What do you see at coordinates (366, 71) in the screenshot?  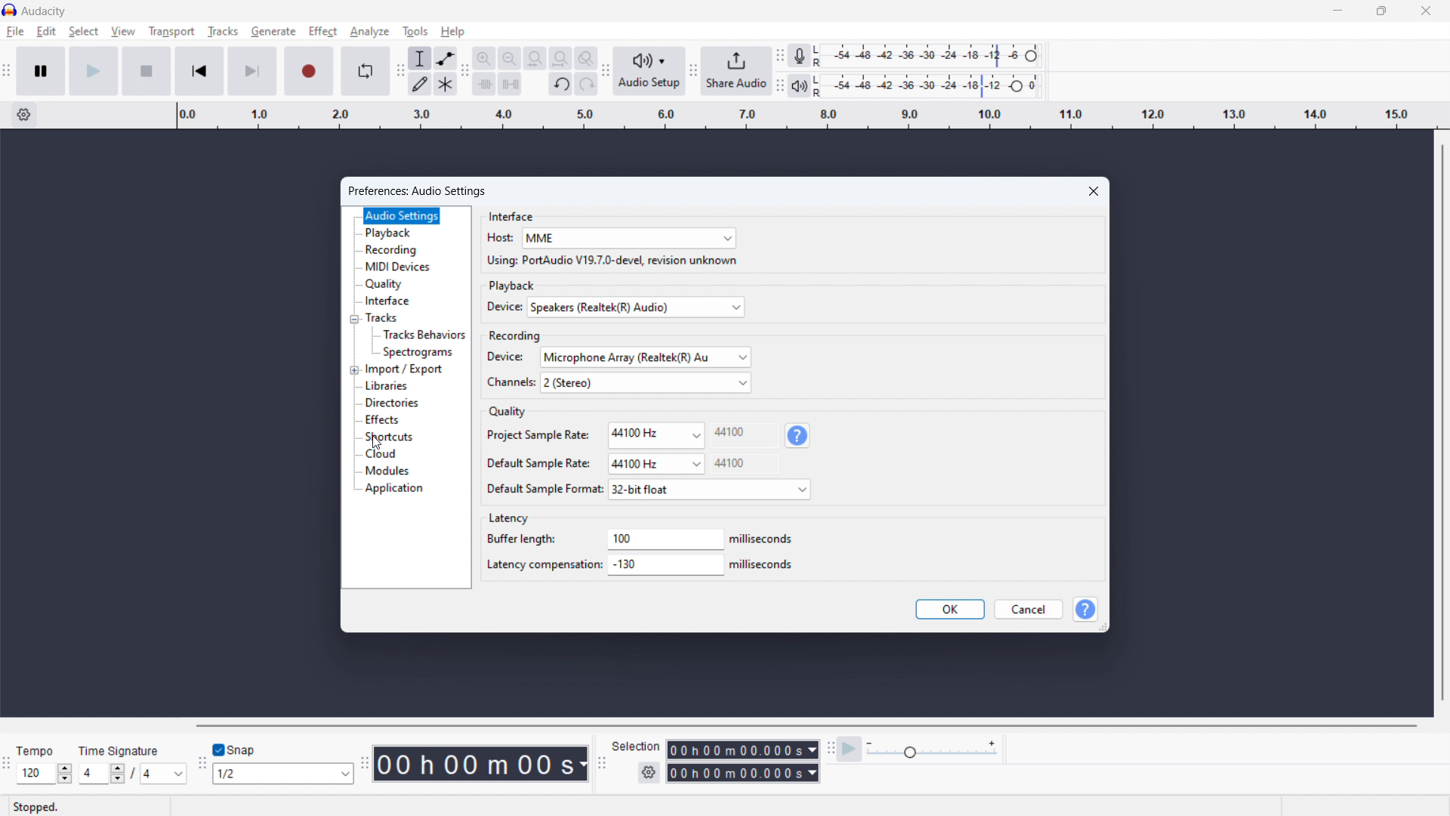 I see `enable loop` at bounding box center [366, 71].